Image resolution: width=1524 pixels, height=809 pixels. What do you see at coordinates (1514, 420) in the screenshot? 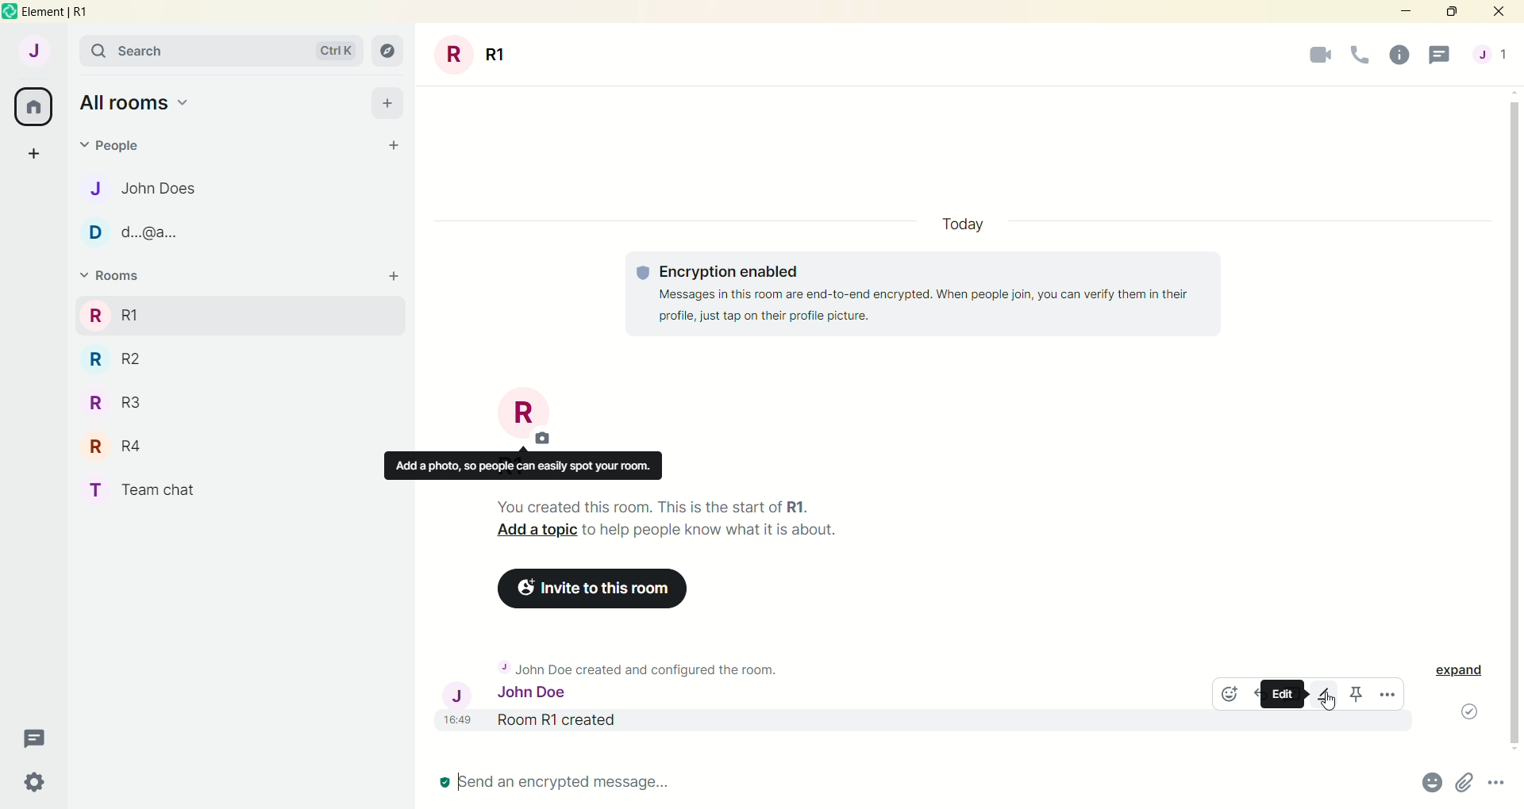
I see `vertical scroll bar` at bounding box center [1514, 420].